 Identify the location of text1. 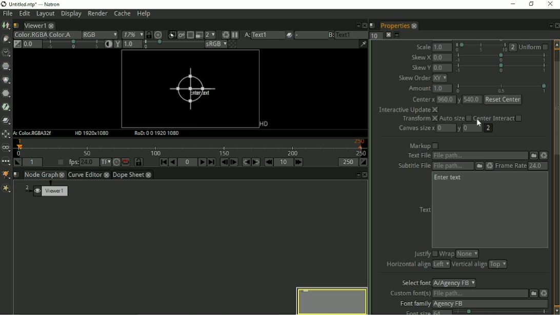
(352, 34).